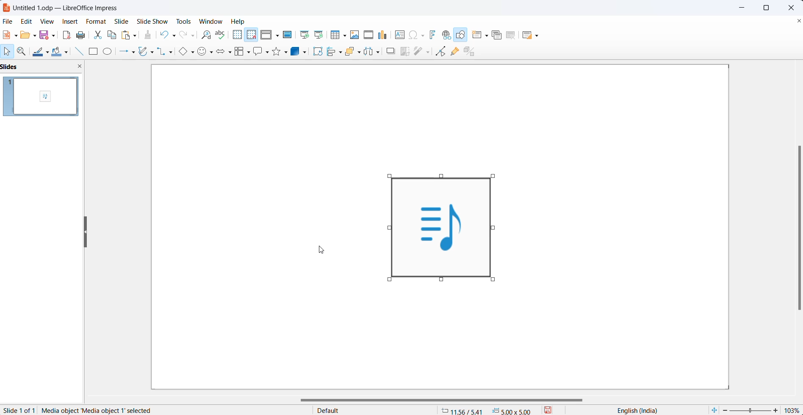  Describe the element at coordinates (122, 20) in the screenshot. I see `slide` at that location.